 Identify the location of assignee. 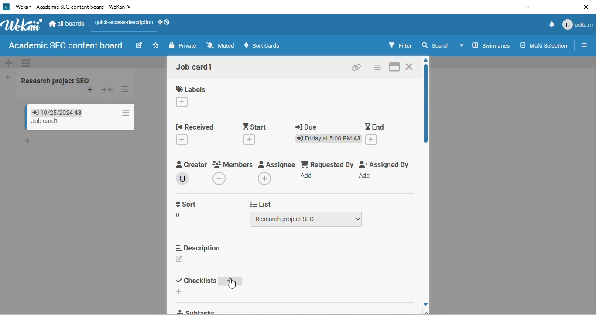
(277, 165).